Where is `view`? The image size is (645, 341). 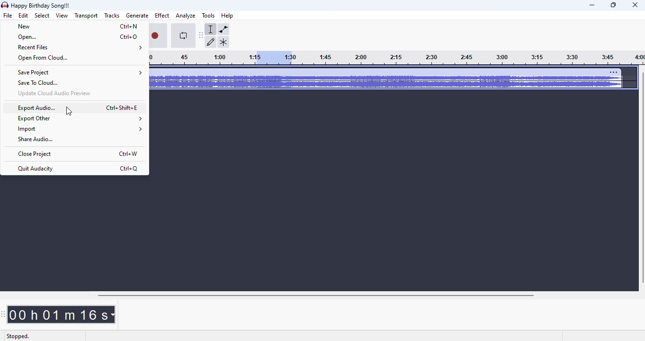
view is located at coordinates (61, 16).